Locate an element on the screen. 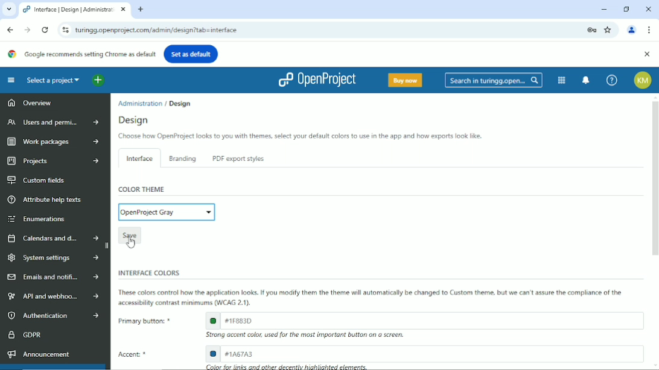 Image resolution: width=659 pixels, height=370 pixels. Announcement is located at coordinates (38, 354).